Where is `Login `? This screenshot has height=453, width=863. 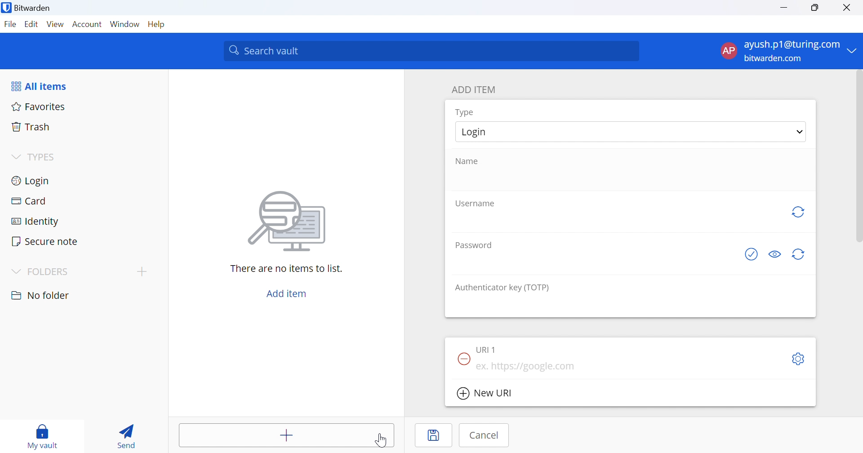
Login  is located at coordinates (486, 132).